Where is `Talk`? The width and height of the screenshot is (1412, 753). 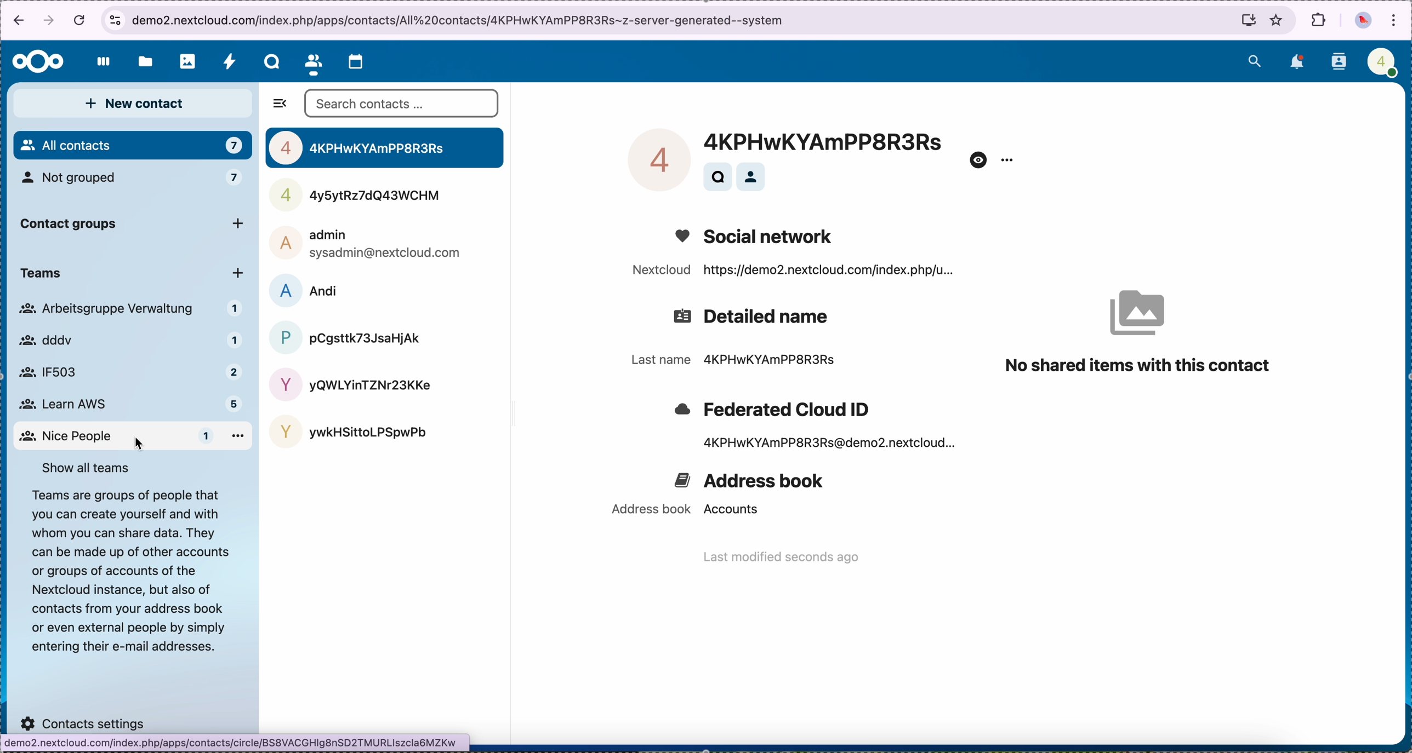
Talk is located at coordinates (269, 61).